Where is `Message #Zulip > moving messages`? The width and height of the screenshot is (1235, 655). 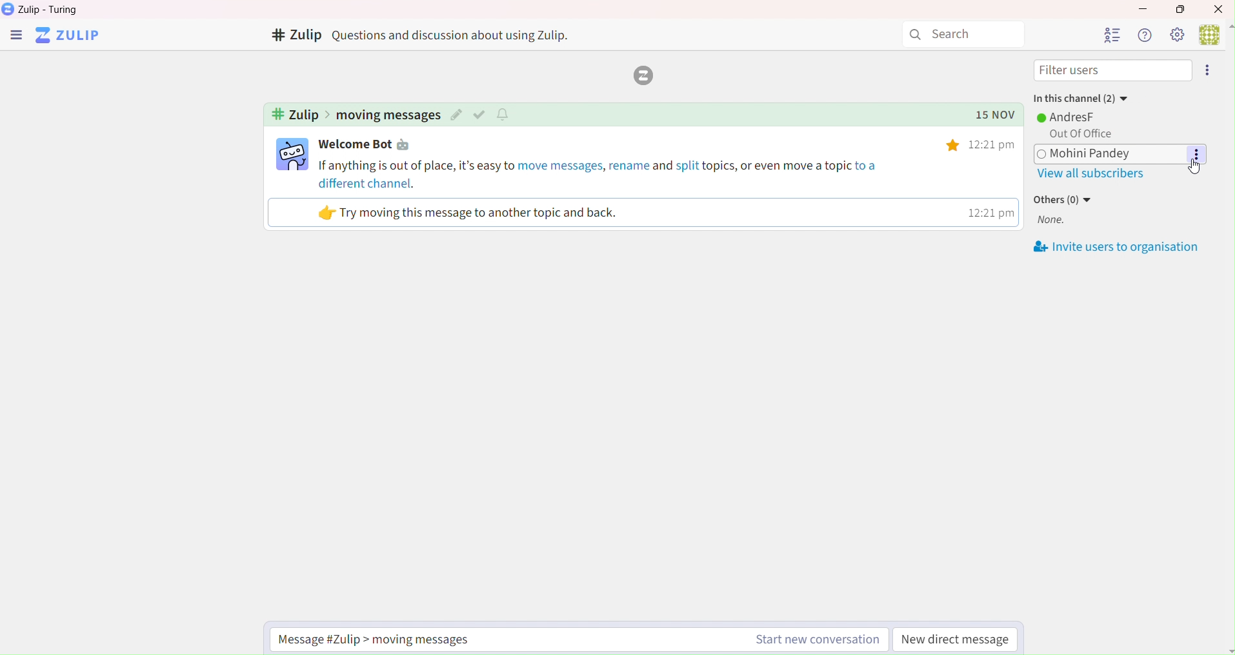 Message #Zulip > moving messages is located at coordinates (383, 639).